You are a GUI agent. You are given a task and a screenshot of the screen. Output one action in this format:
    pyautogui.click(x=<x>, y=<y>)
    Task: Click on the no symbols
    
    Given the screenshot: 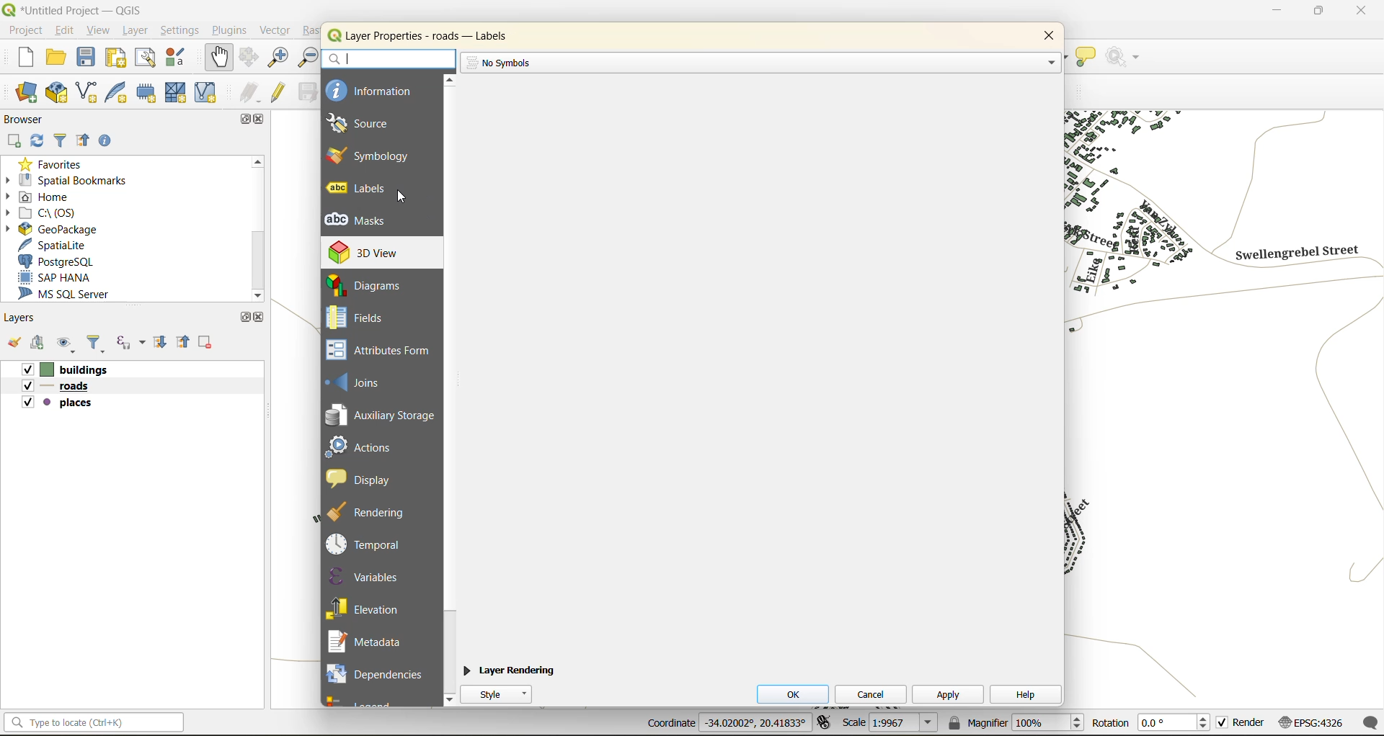 What is the action you would take?
    pyautogui.click(x=500, y=62)
    